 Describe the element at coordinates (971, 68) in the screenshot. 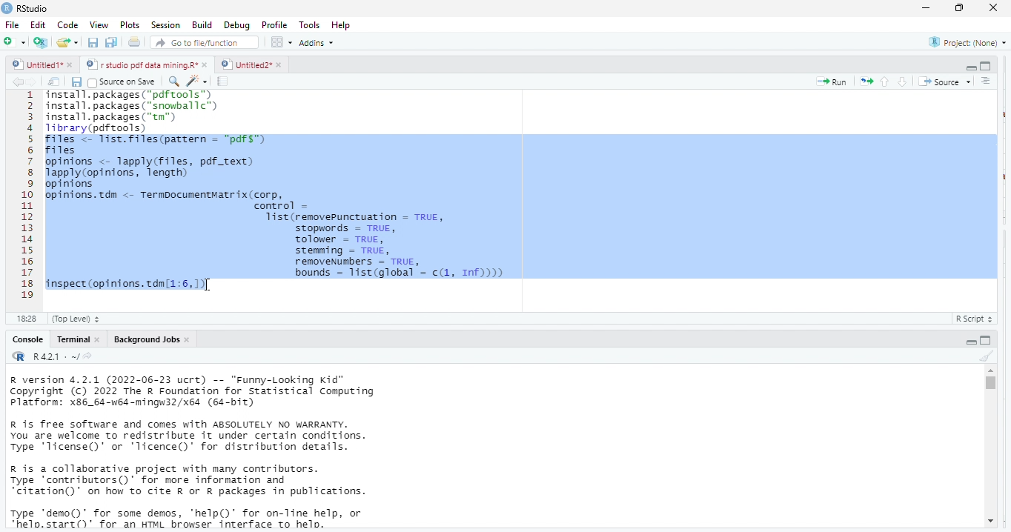

I see `hide r script` at that location.